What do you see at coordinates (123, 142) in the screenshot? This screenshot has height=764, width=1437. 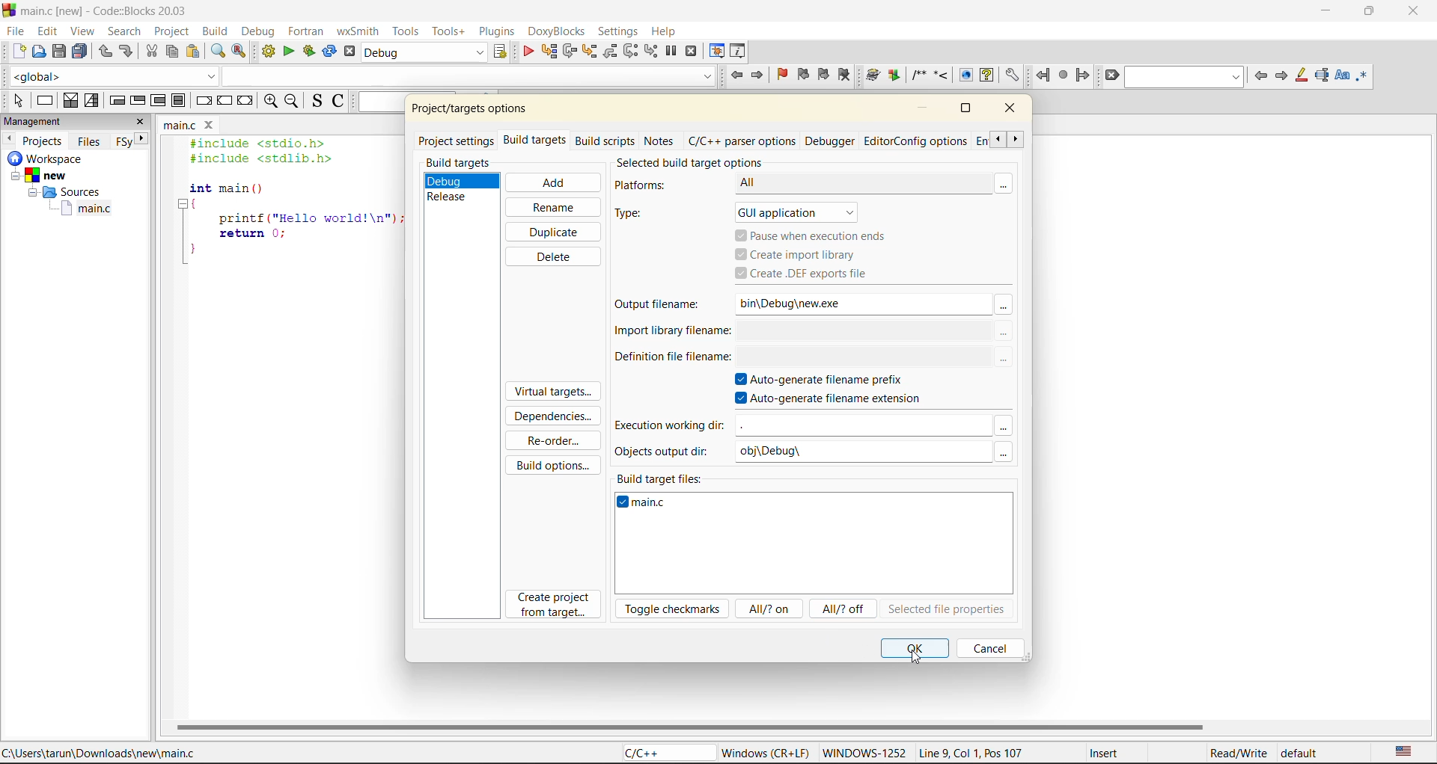 I see `` at bounding box center [123, 142].